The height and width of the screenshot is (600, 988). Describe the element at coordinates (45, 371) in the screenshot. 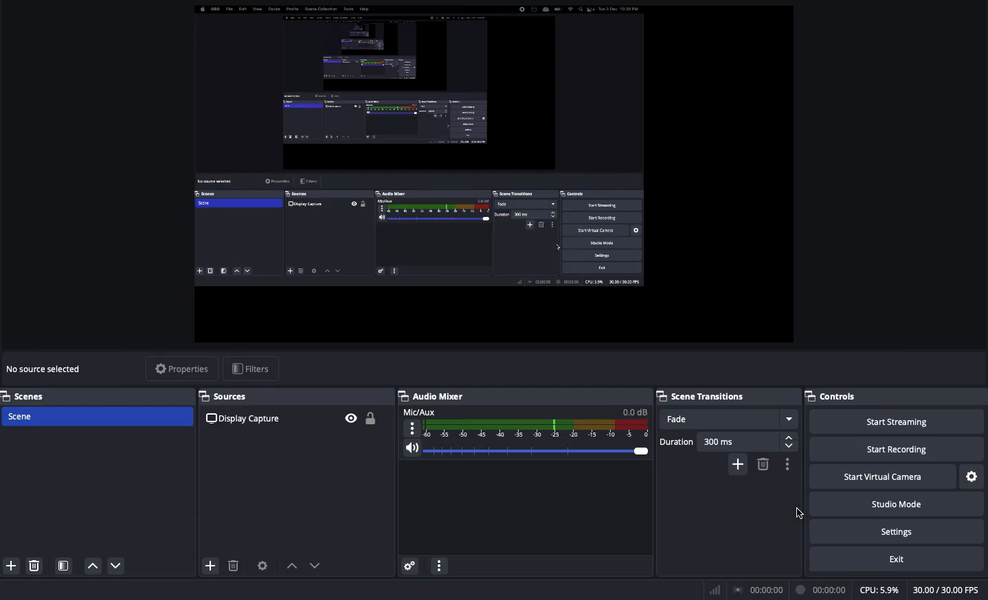

I see `No source selected` at that location.